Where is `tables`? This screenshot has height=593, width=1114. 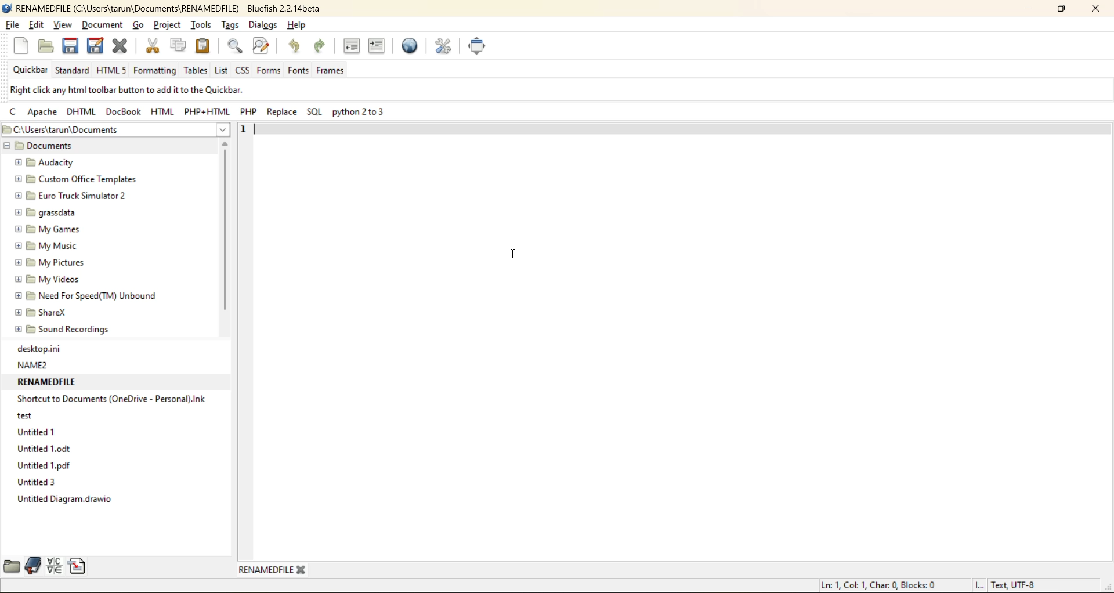 tables is located at coordinates (197, 72).